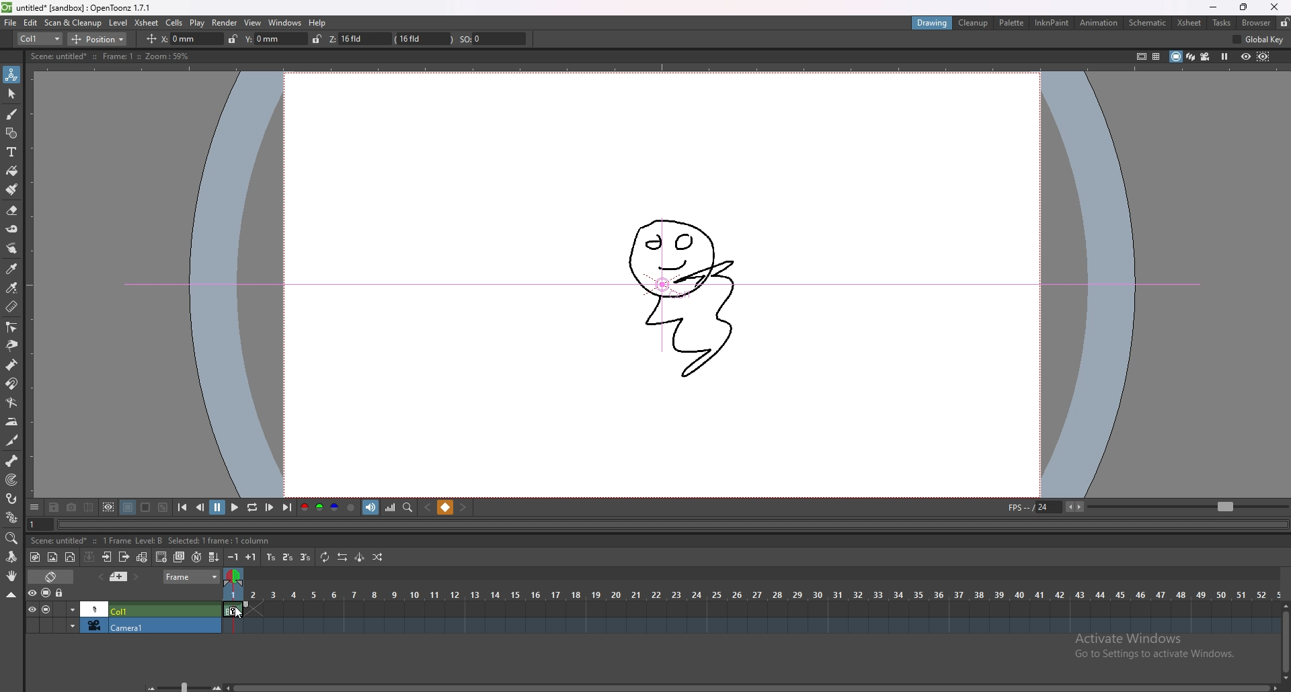 This screenshot has height=692, width=1291. I want to click on minimize, so click(1214, 7).